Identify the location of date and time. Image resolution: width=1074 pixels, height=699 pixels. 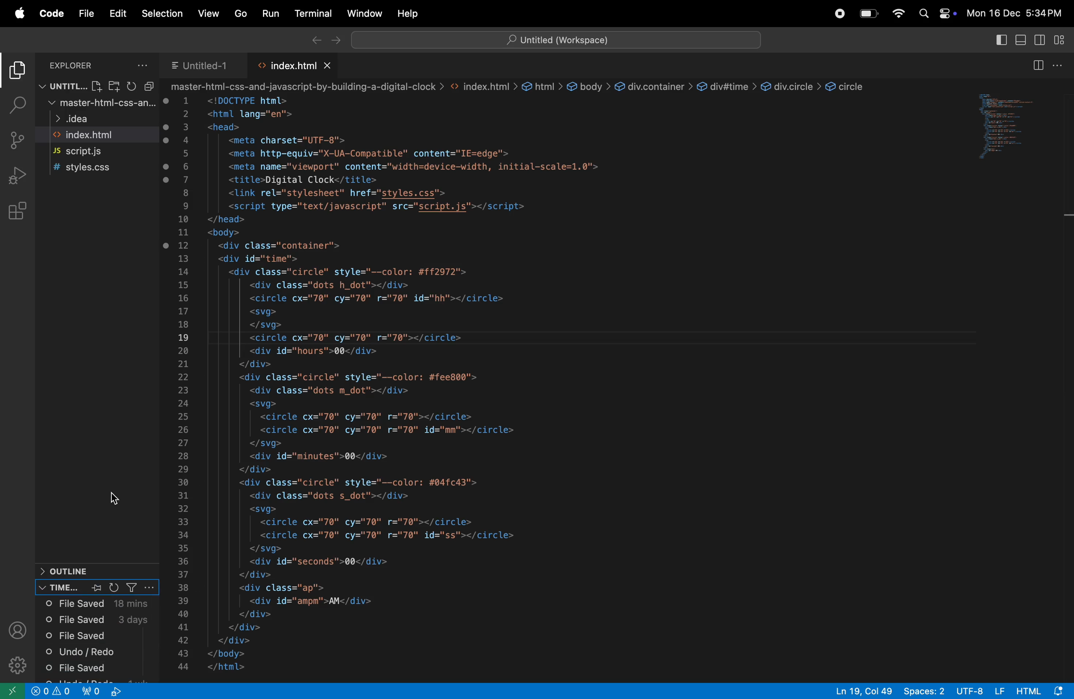
(1015, 12).